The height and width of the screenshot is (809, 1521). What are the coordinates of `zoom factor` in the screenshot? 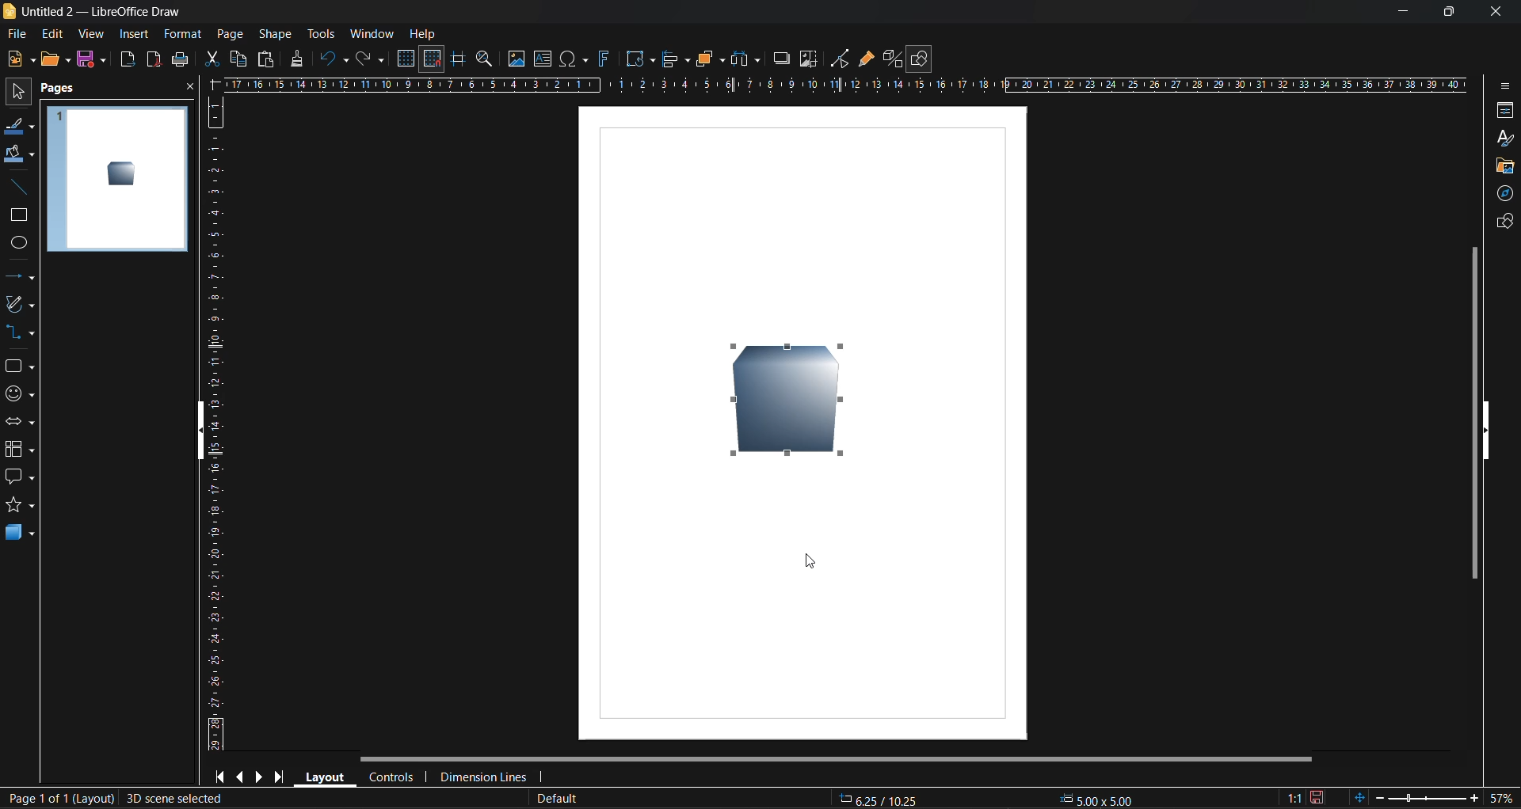 It's located at (1503, 796).